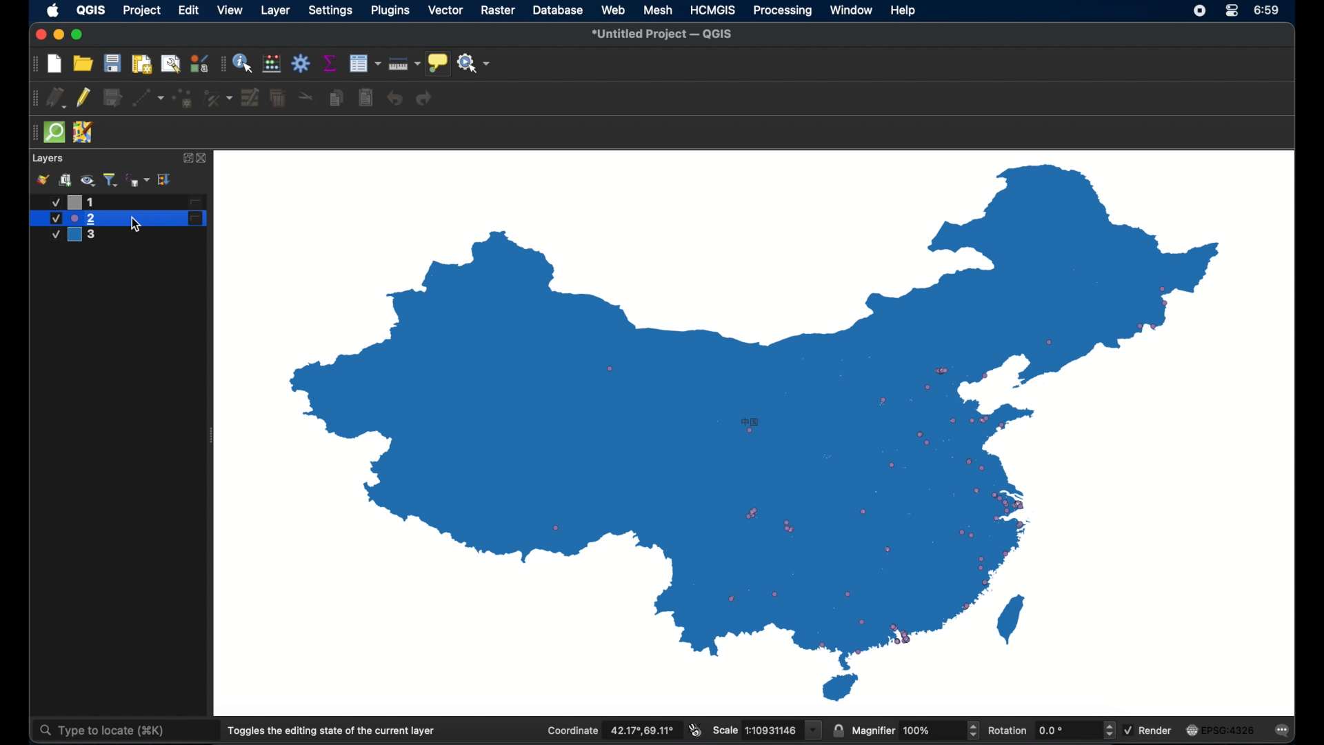 The image size is (1324, 745). What do you see at coordinates (658, 10) in the screenshot?
I see `mesh` at bounding box center [658, 10].